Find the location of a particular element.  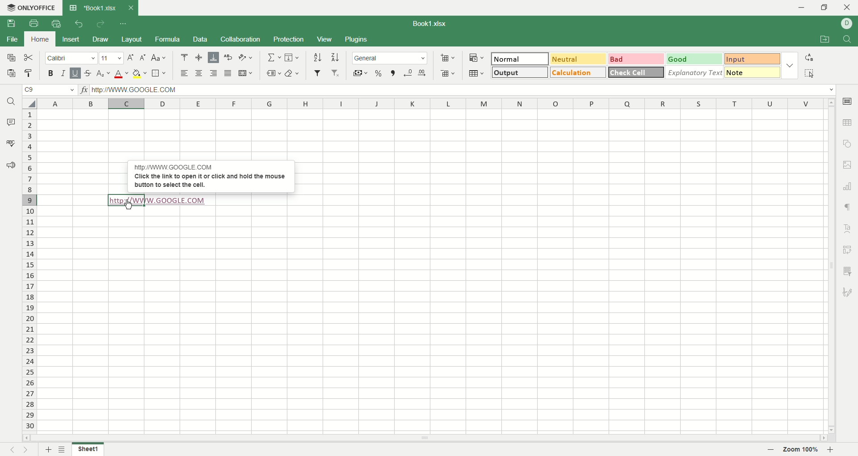

home is located at coordinates (38, 39).